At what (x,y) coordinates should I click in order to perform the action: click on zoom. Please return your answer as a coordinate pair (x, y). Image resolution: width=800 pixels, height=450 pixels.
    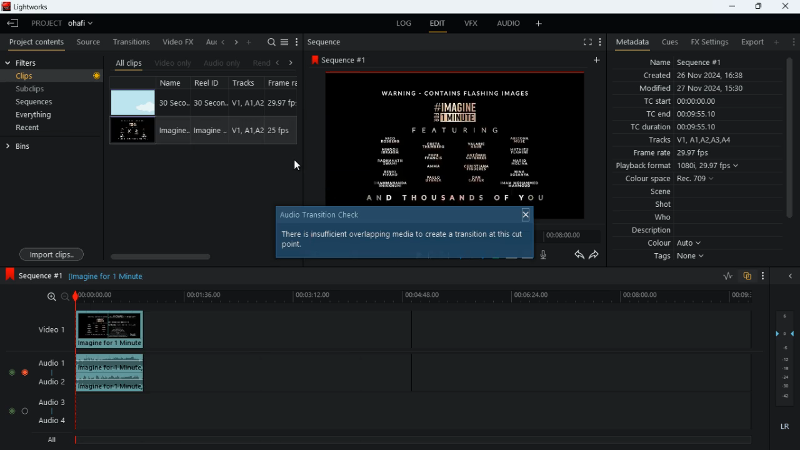
    Looking at the image, I should click on (53, 297).